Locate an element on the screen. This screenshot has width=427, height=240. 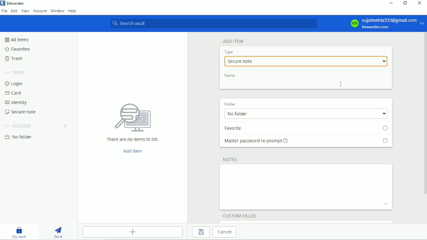
Identity is located at coordinates (16, 103).